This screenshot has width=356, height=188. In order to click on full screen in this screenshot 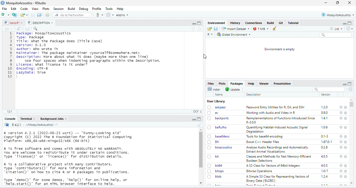, I will do `click(199, 23)`.